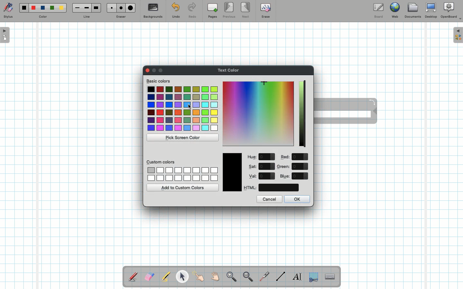 This screenshot has width=463, height=289. Describe the element at coordinates (395, 12) in the screenshot. I see `Web` at that location.